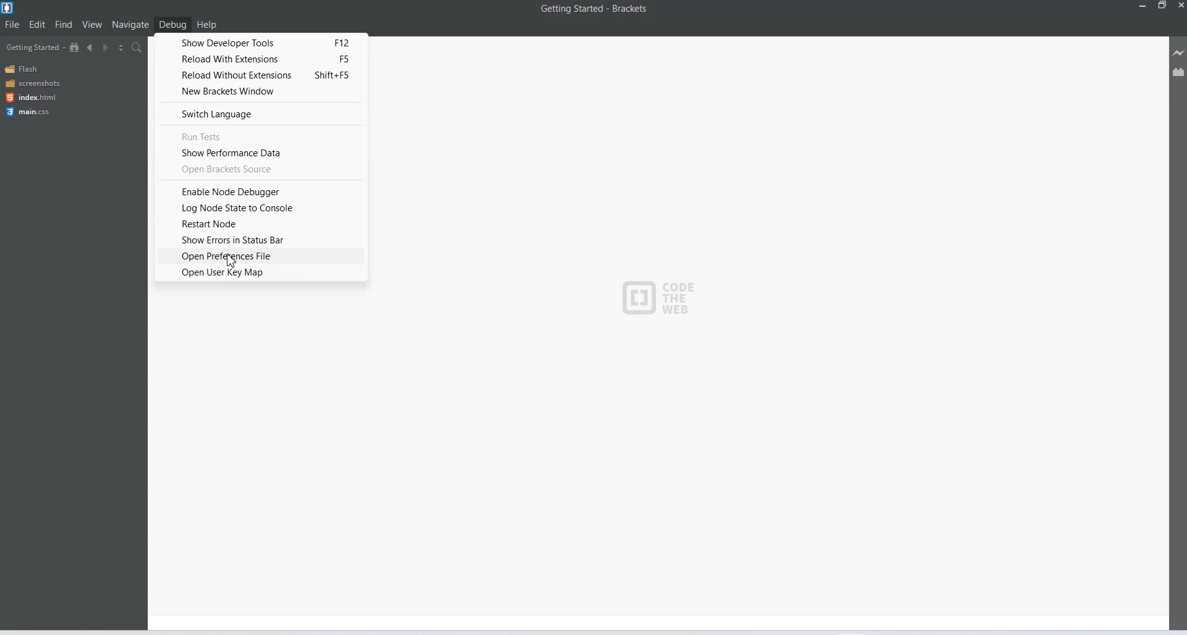 The height and width of the screenshot is (635, 1187). Describe the element at coordinates (262, 75) in the screenshot. I see `Reload Without Extensions Shift+F5` at that location.